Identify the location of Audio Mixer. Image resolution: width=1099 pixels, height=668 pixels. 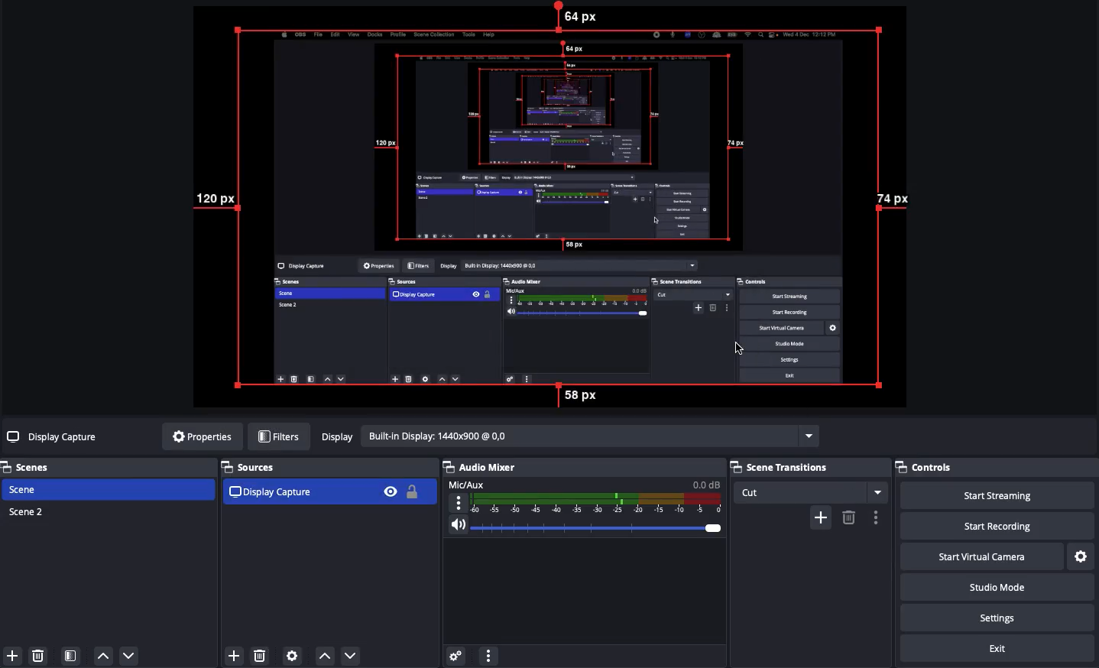
(584, 503).